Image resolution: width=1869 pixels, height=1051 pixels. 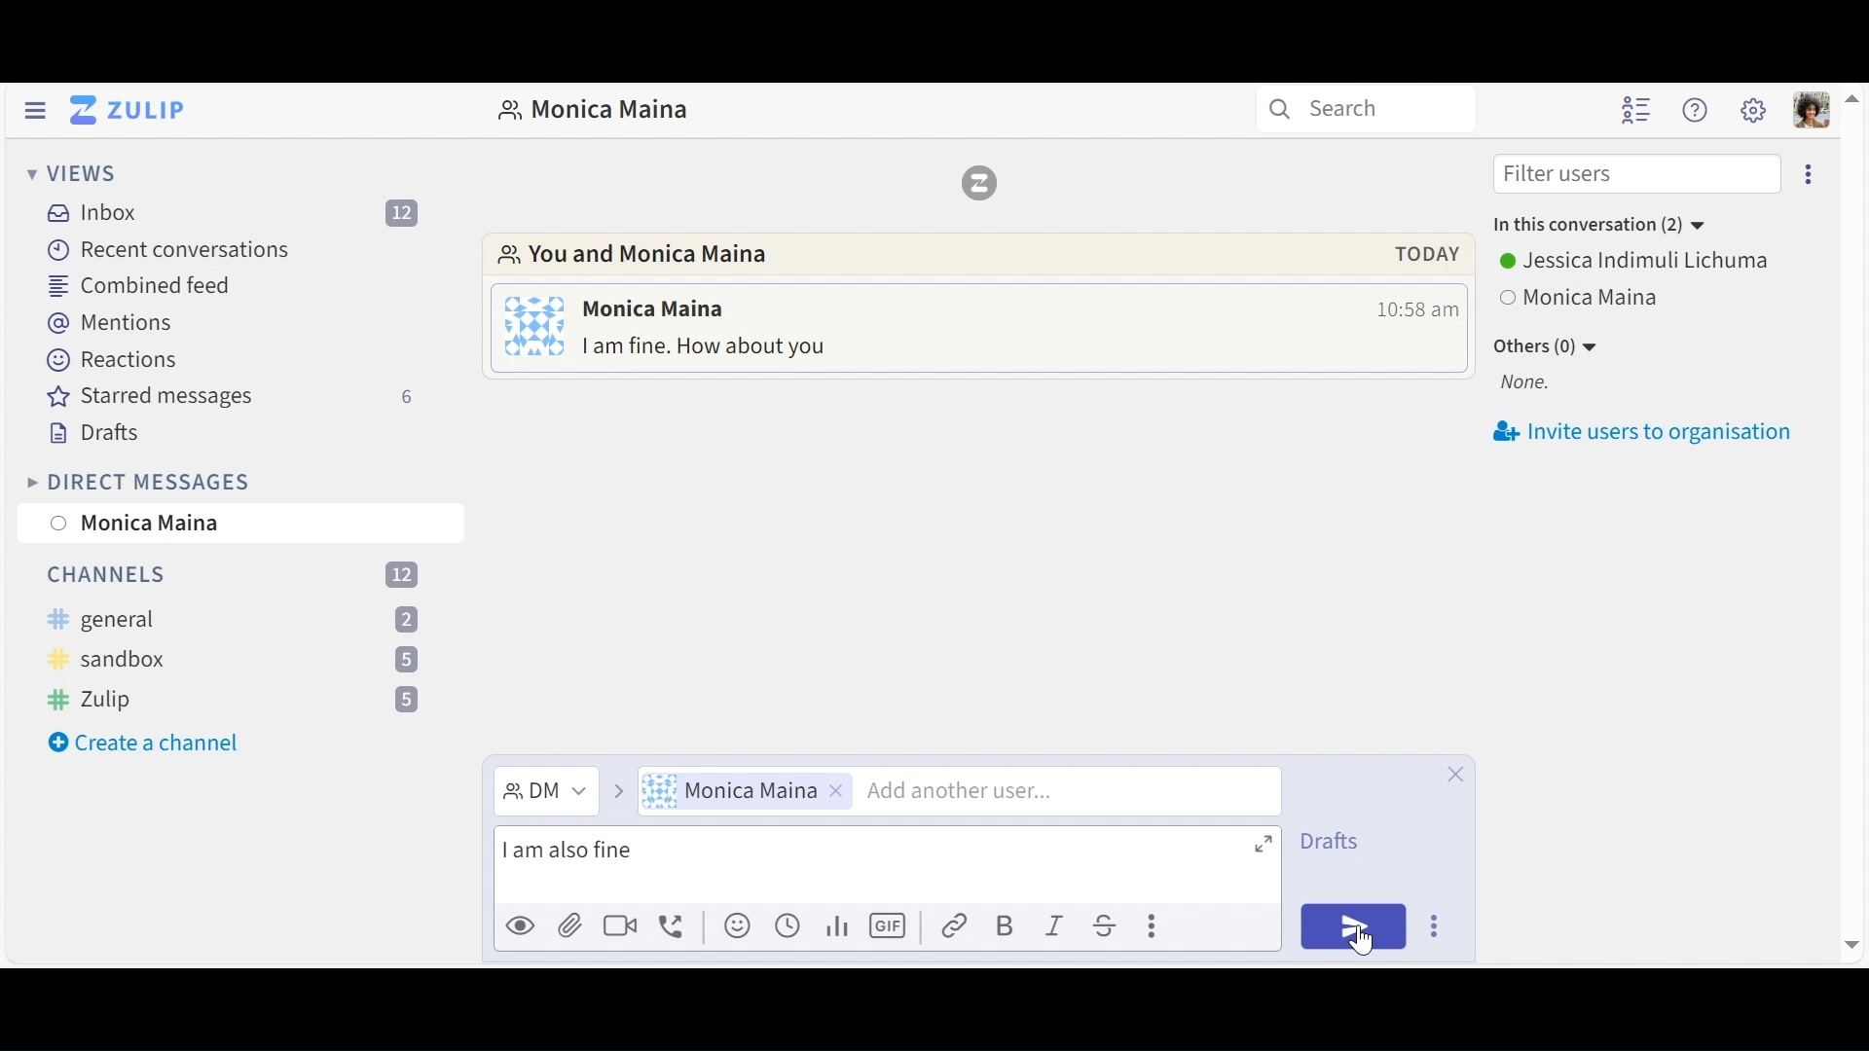 What do you see at coordinates (1812, 109) in the screenshot?
I see `Personal user` at bounding box center [1812, 109].